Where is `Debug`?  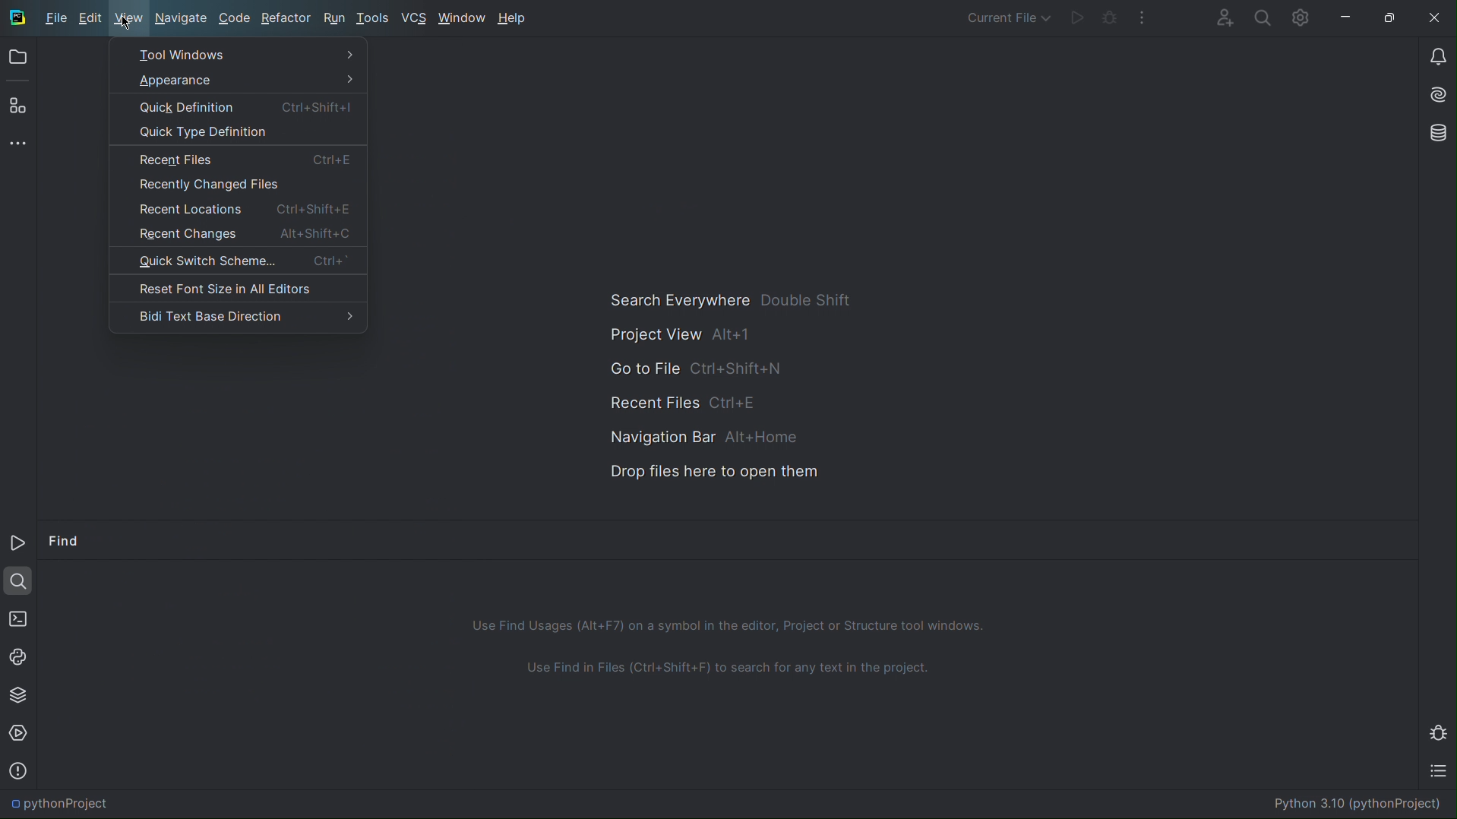
Debug is located at coordinates (1440, 732).